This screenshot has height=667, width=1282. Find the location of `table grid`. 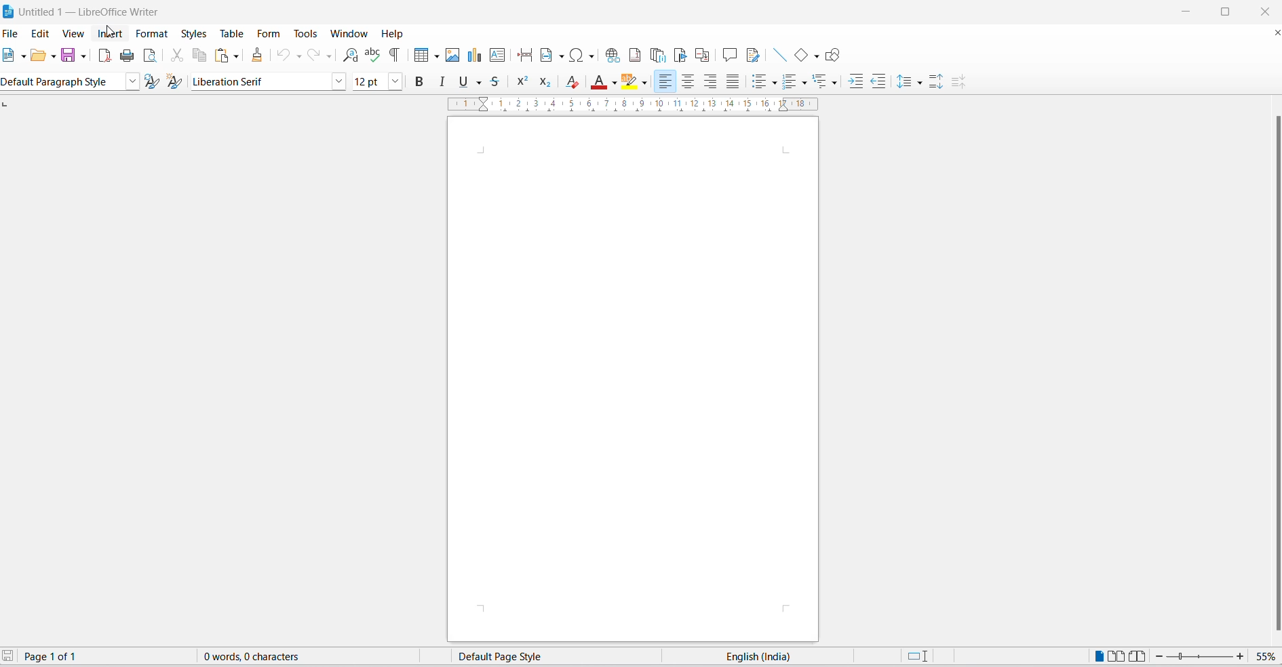

table grid is located at coordinates (435, 56).